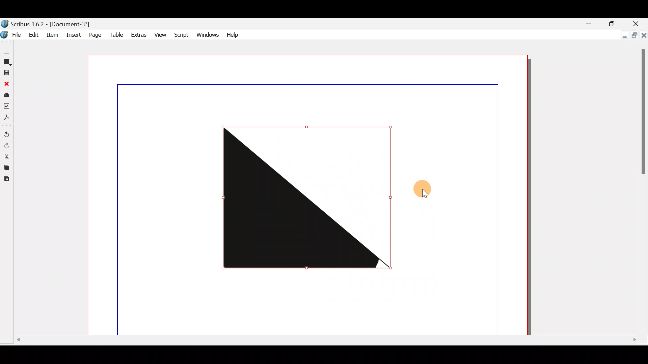 This screenshot has height=364, width=648. I want to click on Item, so click(52, 36).